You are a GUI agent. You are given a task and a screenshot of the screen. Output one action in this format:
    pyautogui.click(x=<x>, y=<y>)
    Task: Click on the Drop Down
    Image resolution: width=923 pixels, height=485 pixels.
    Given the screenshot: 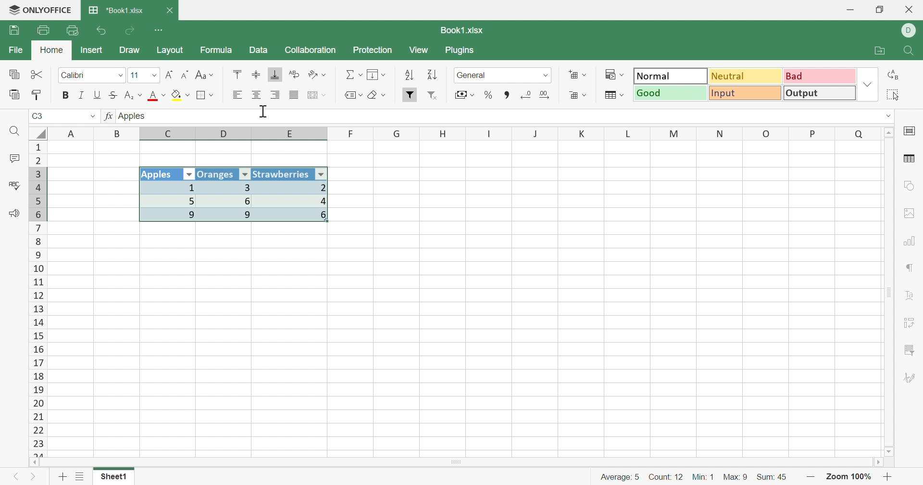 What is the action you would take?
    pyautogui.click(x=867, y=86)
    